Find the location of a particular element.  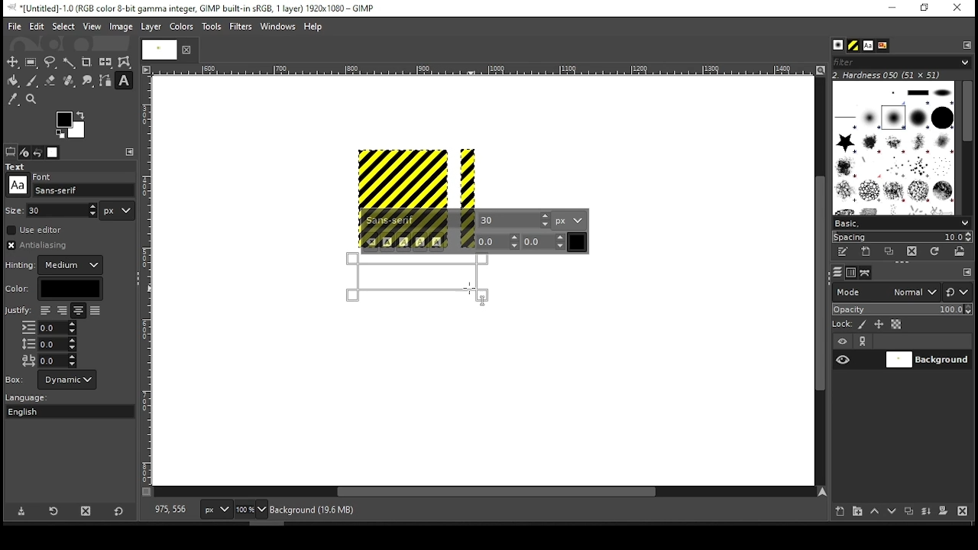

paint bucket tool is located at coordinates (14, 80).